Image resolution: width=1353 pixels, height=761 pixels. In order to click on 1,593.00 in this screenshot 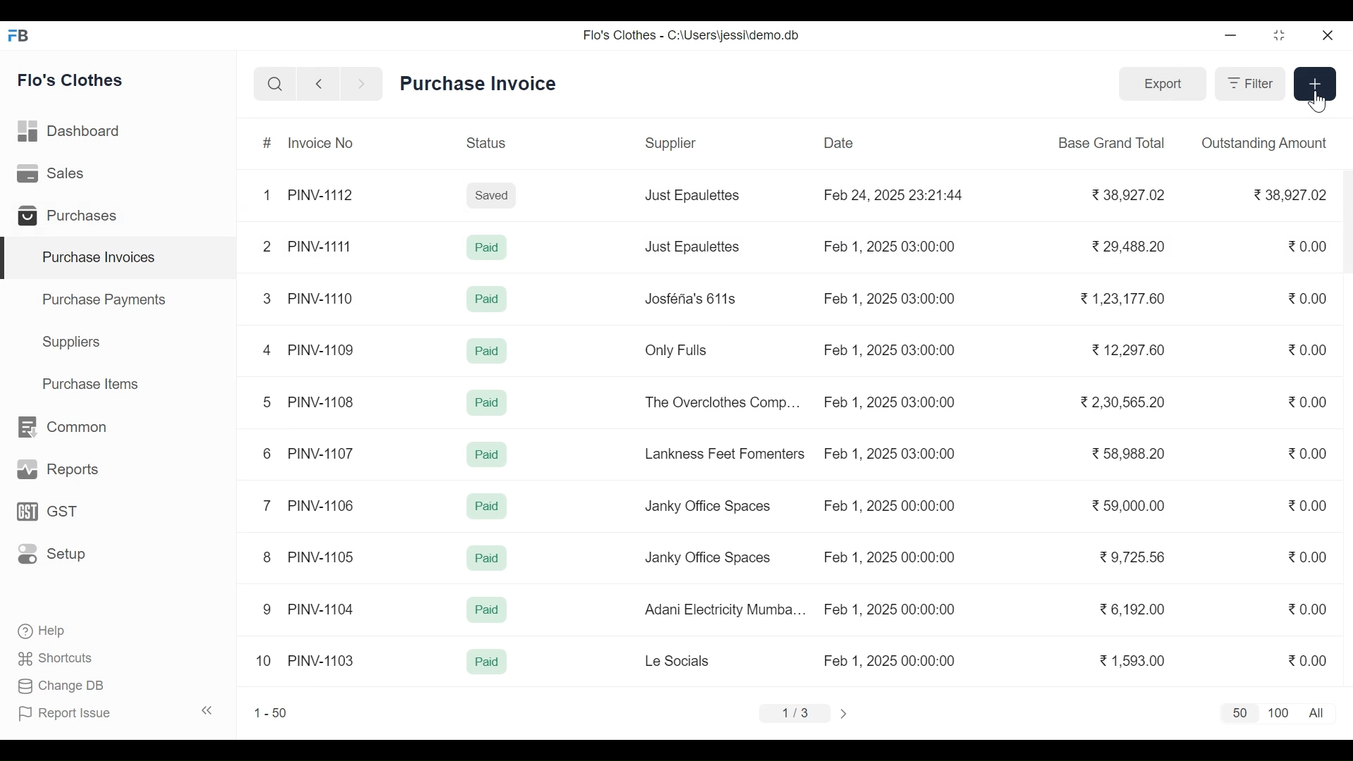, I will do `click(1132, 660)`.